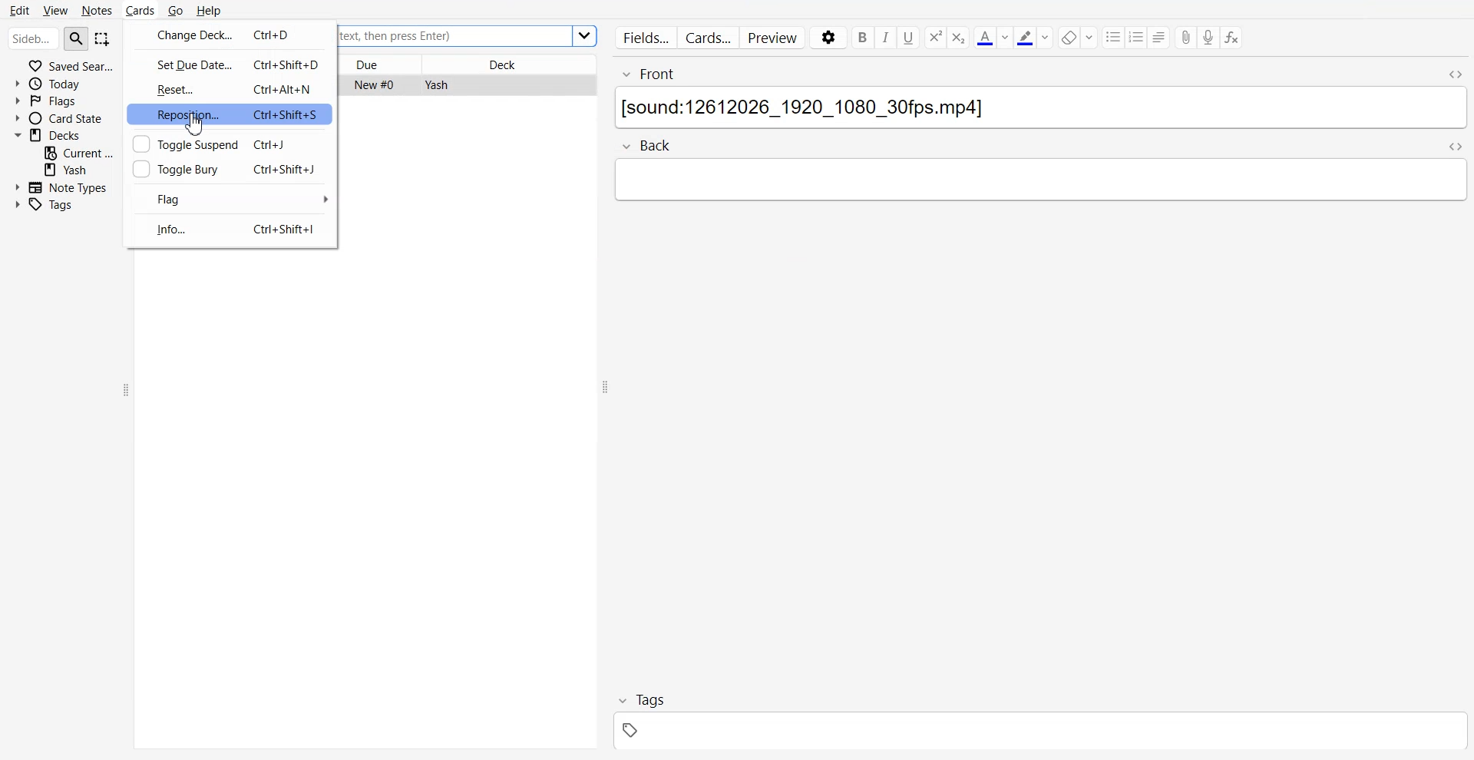  What do you see at coordinates (176, 114) in the screenshot?
I see `Reposition` at bounding box center [176, 114].